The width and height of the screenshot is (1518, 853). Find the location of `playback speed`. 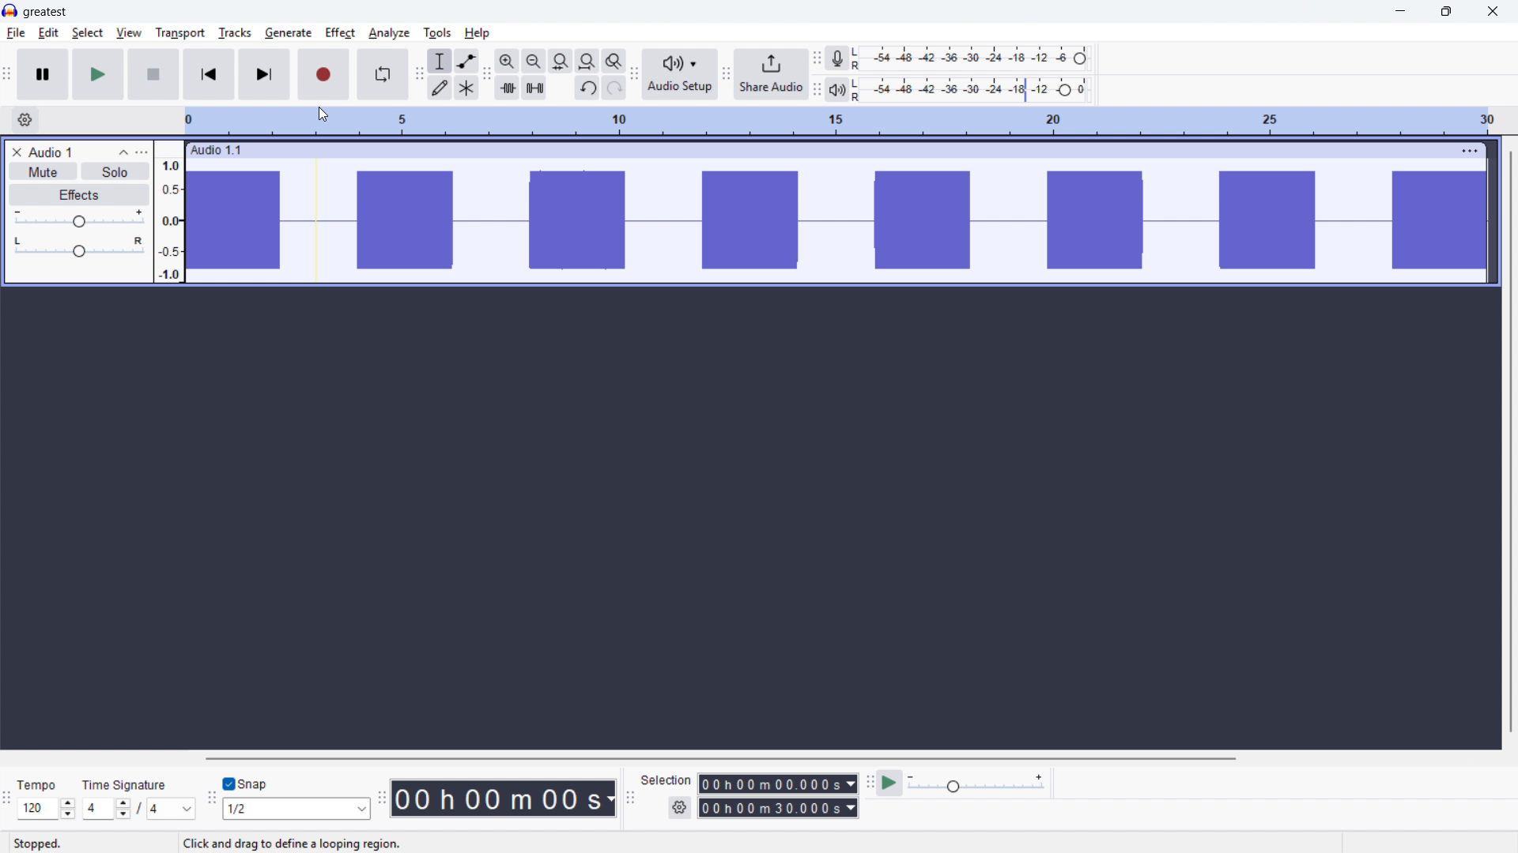

playback speed is located at coordinates (976, 783).